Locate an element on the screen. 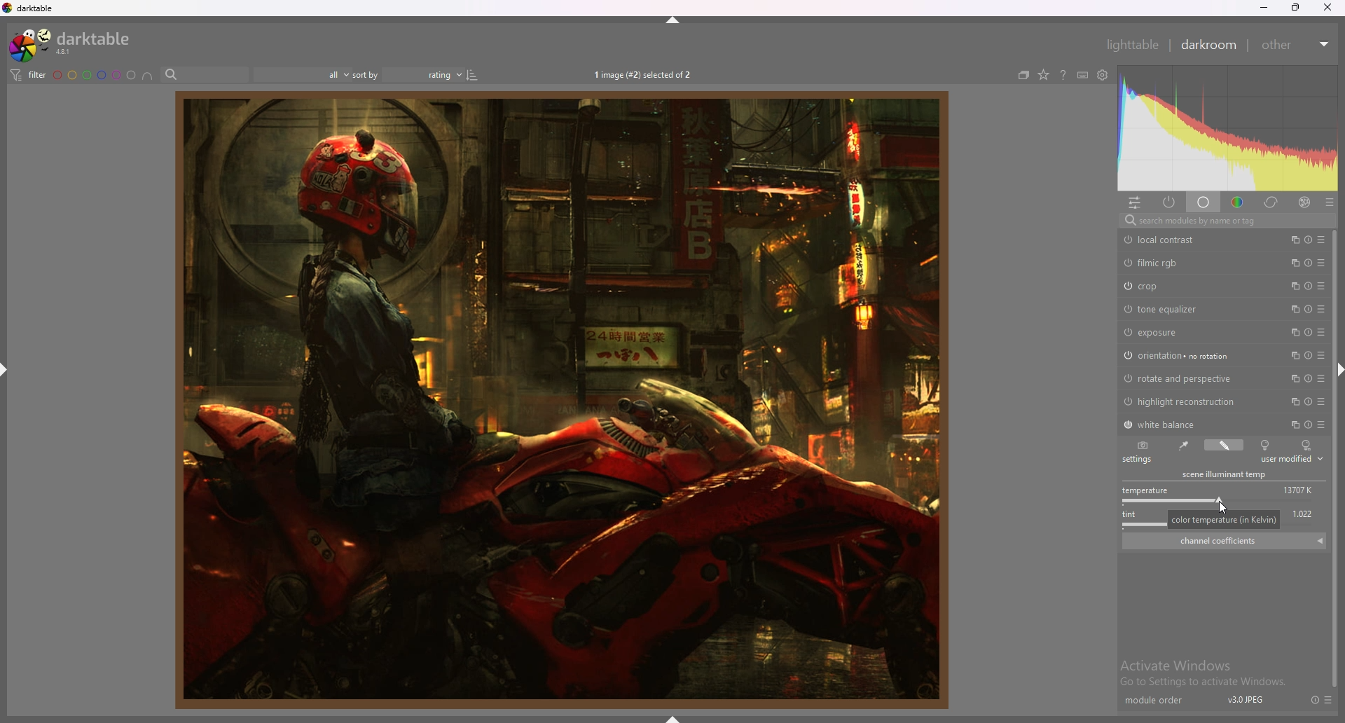  help is located at coordinates (1063, 75).